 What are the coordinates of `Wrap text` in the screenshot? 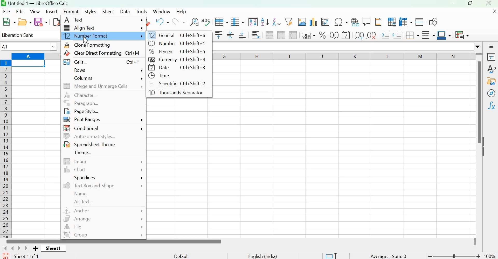 It's located at (255, 35).